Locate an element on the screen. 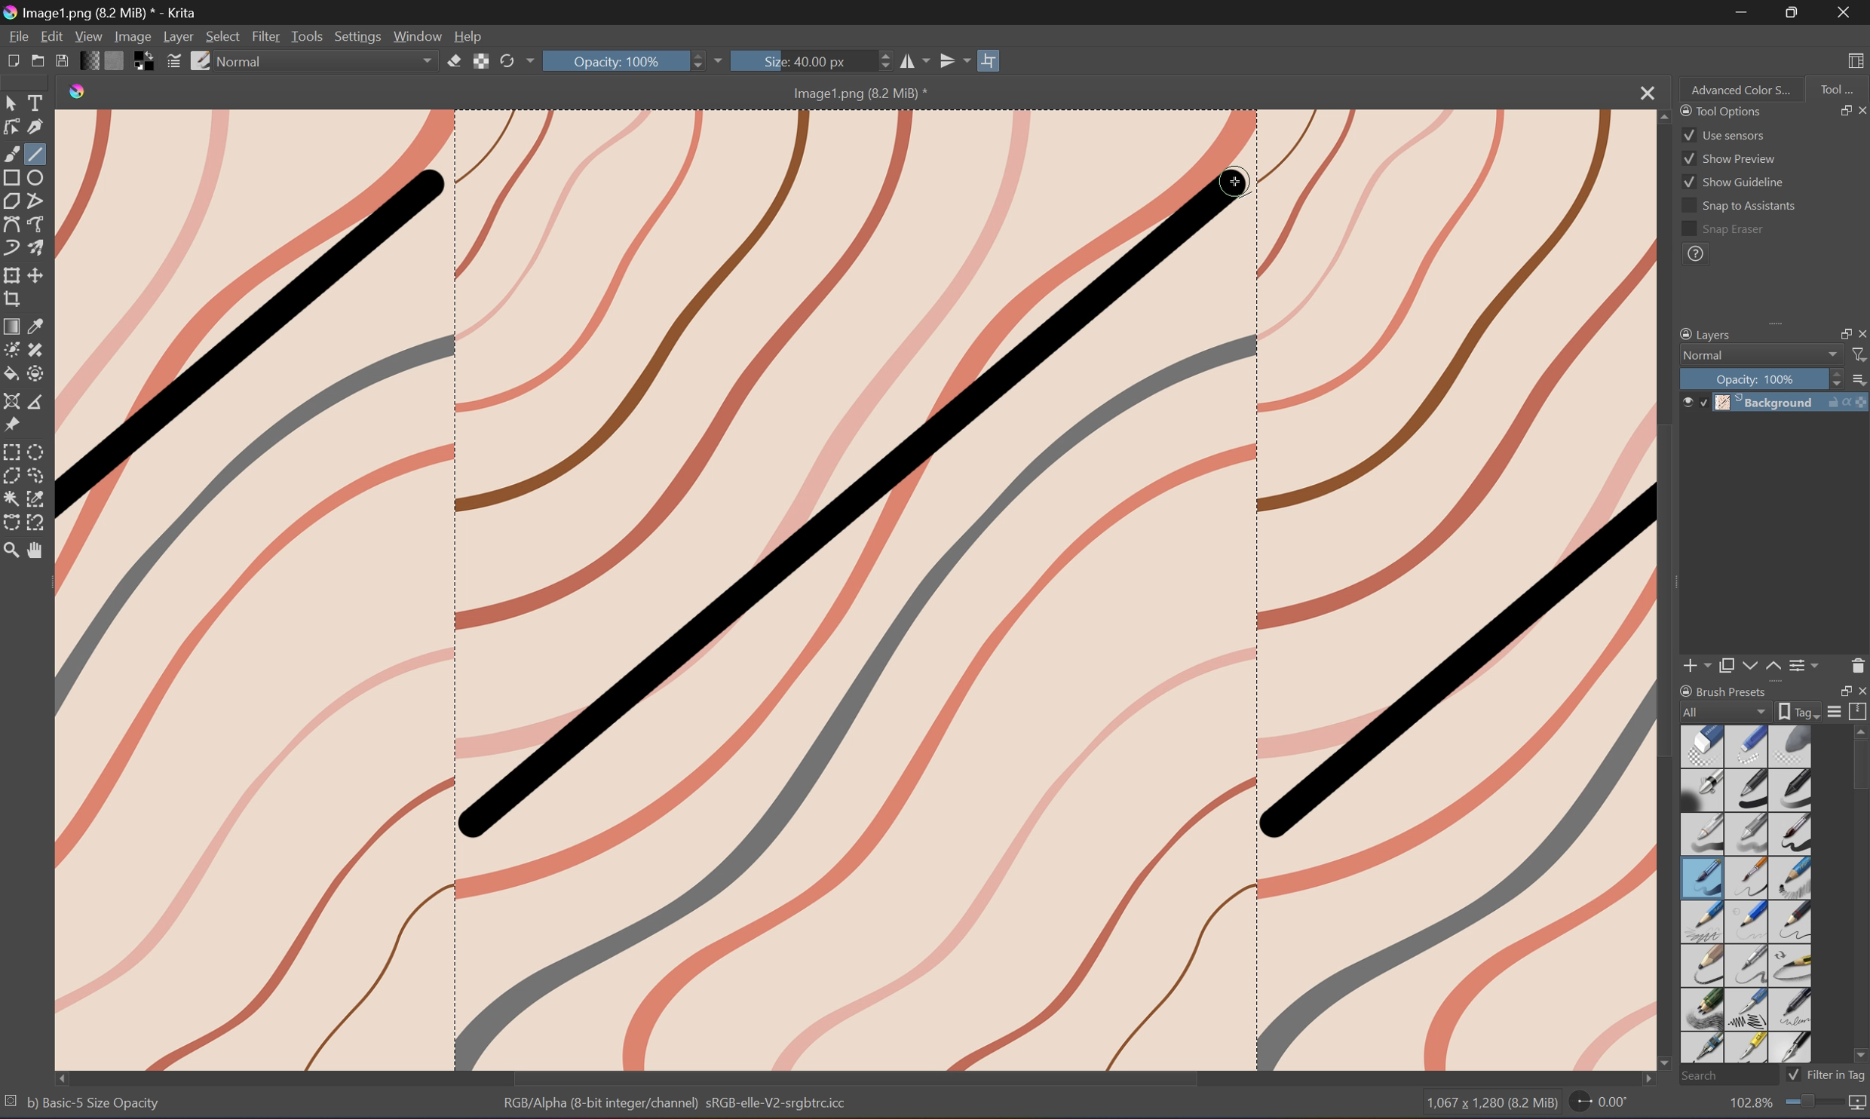  Horizontal mirror tool is located at coordinates (914, 61).